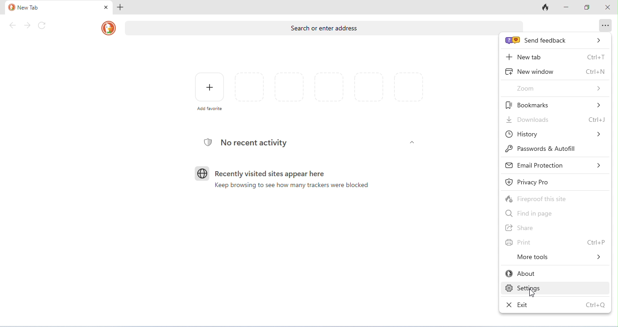 The image size is (618, 327). I want to click on close, so click(105, 7).